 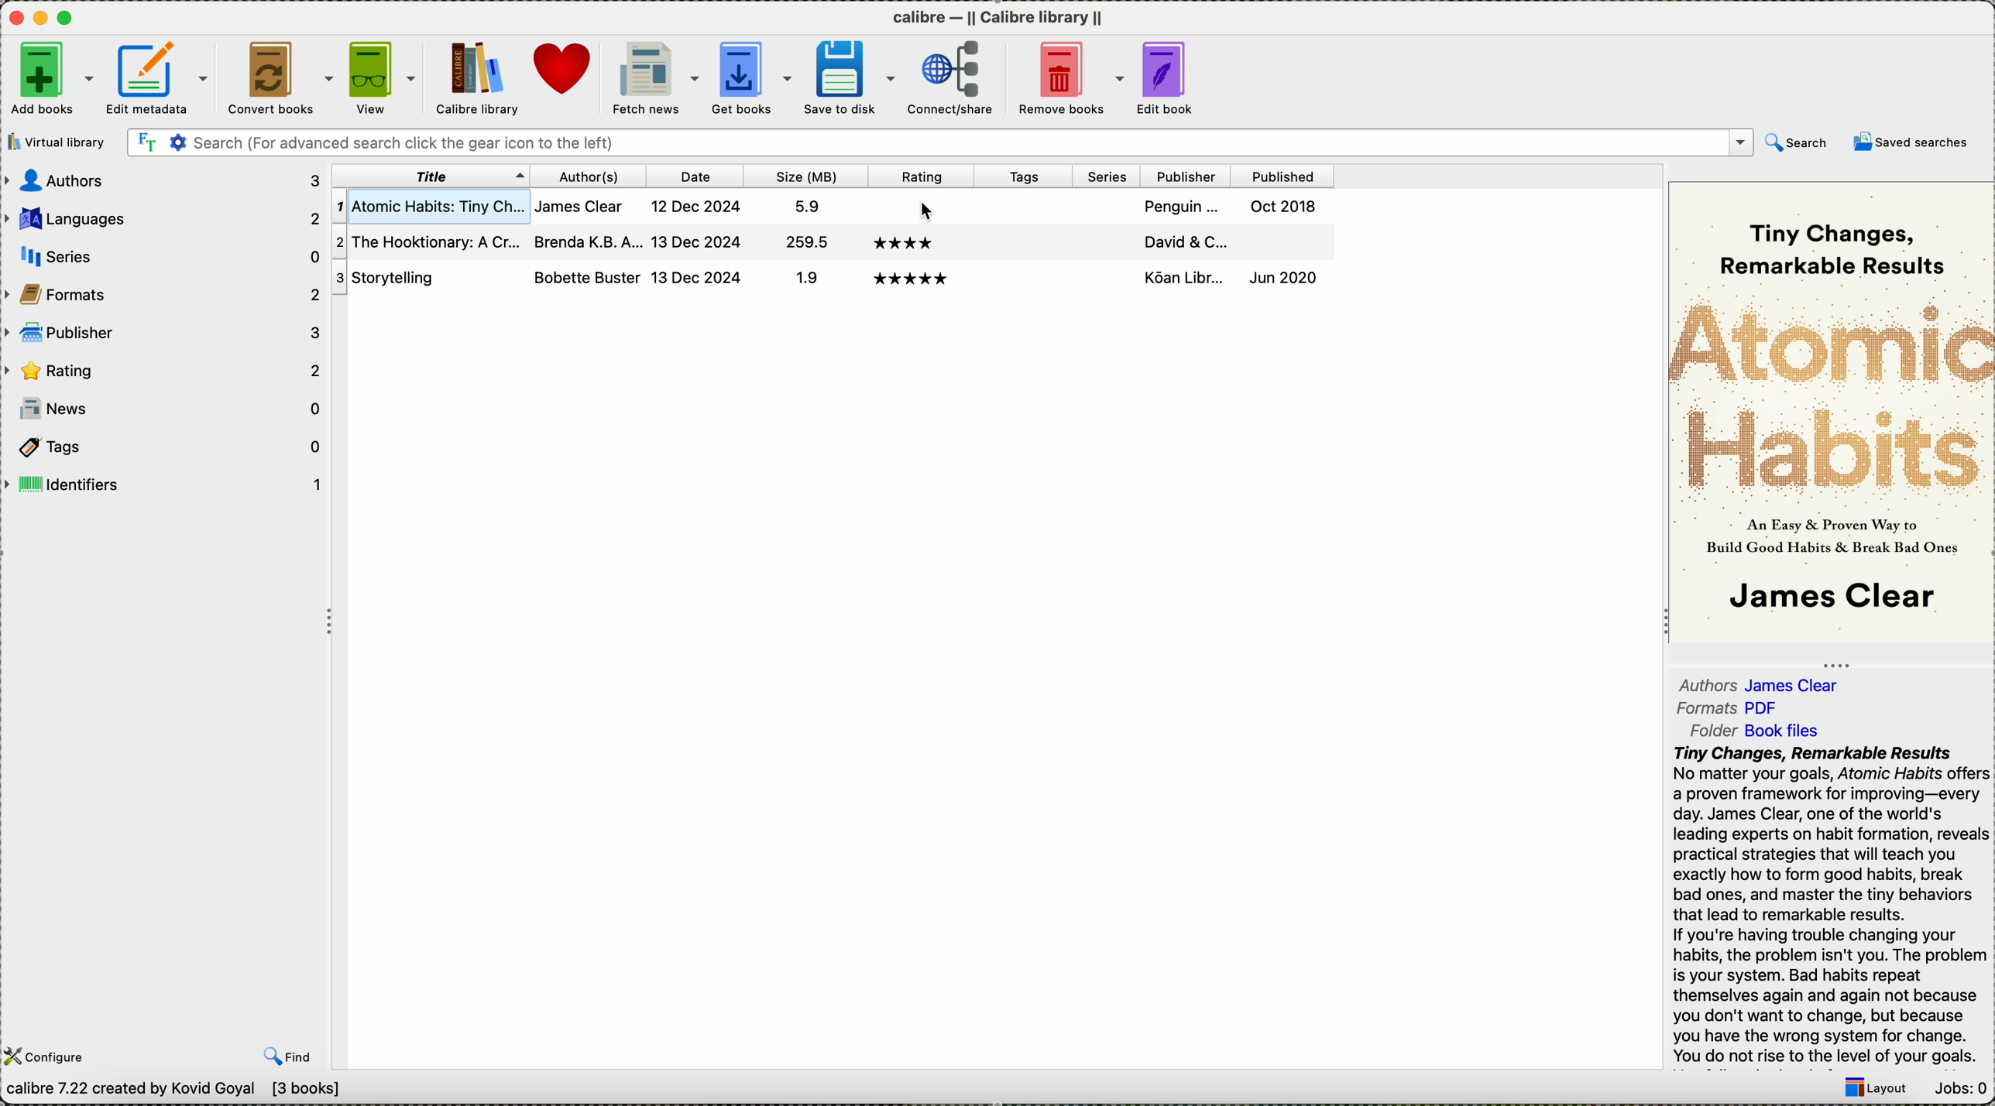 What do you see at coordinates (695, 277) in the screenshot?
I see `13 dec 2024` at bounding box center [695, 277].